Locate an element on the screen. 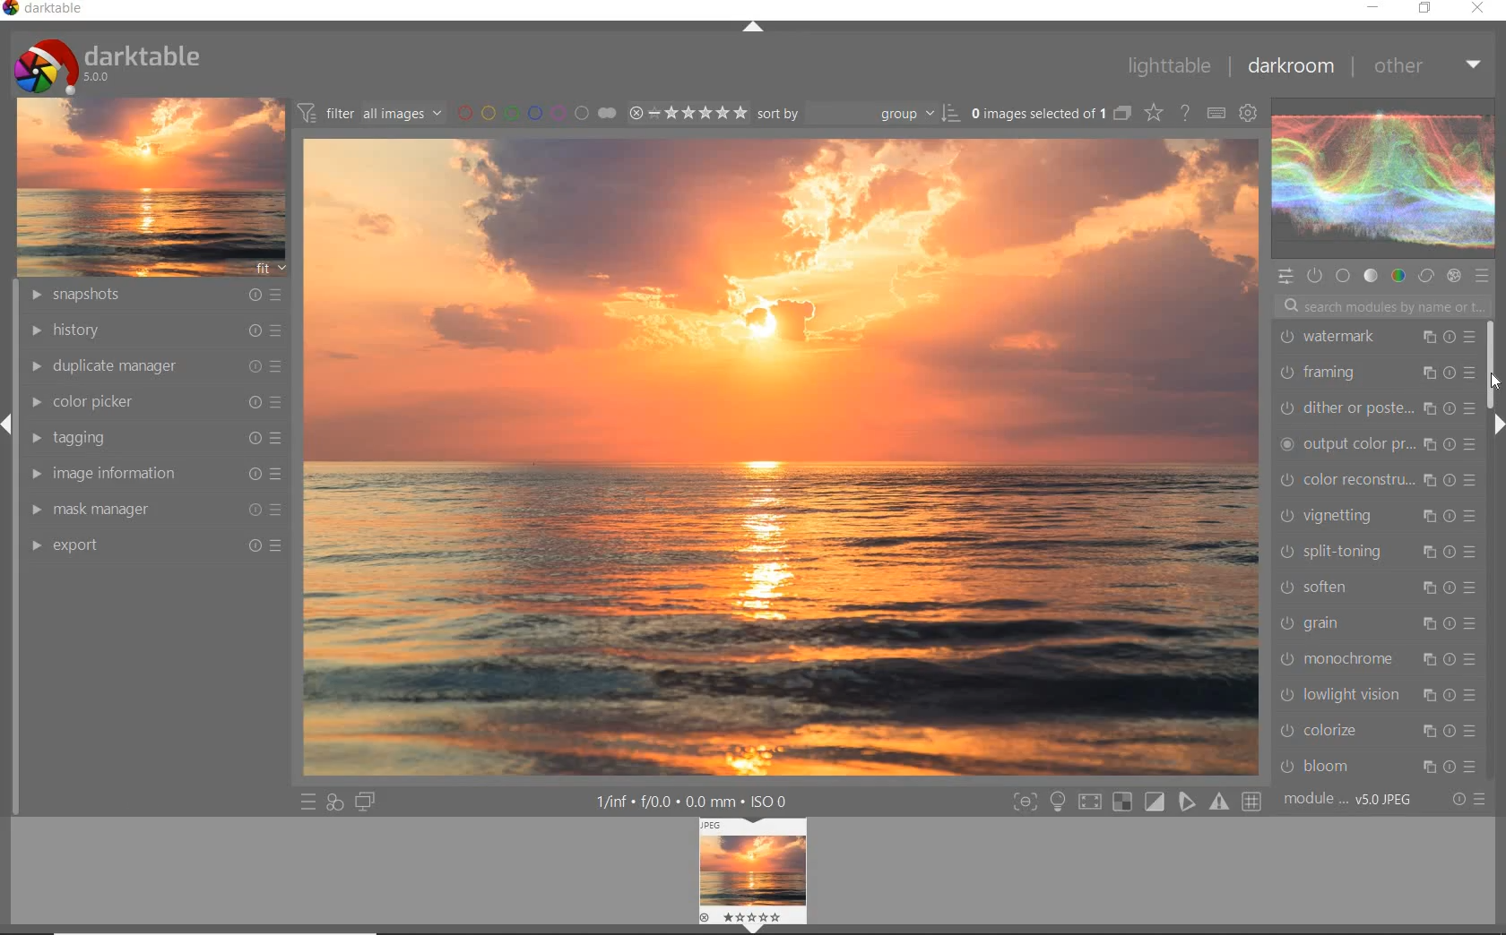 The width and height of the screenshot is (1506, 935). BASE is located at coordinates (1345, 276).